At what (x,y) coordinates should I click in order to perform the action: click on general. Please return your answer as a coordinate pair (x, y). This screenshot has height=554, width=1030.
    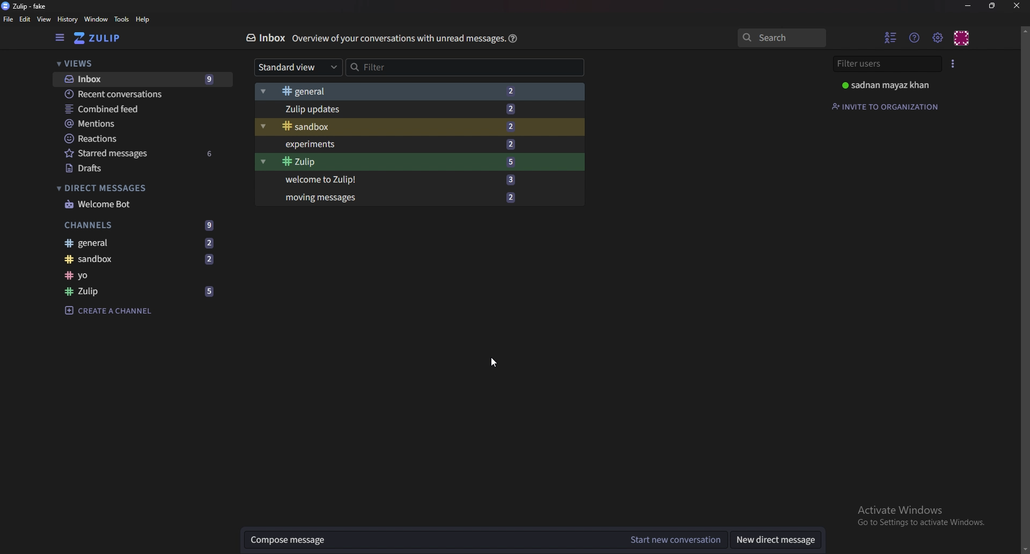
    Looking at the image, I should click on (419, 90).